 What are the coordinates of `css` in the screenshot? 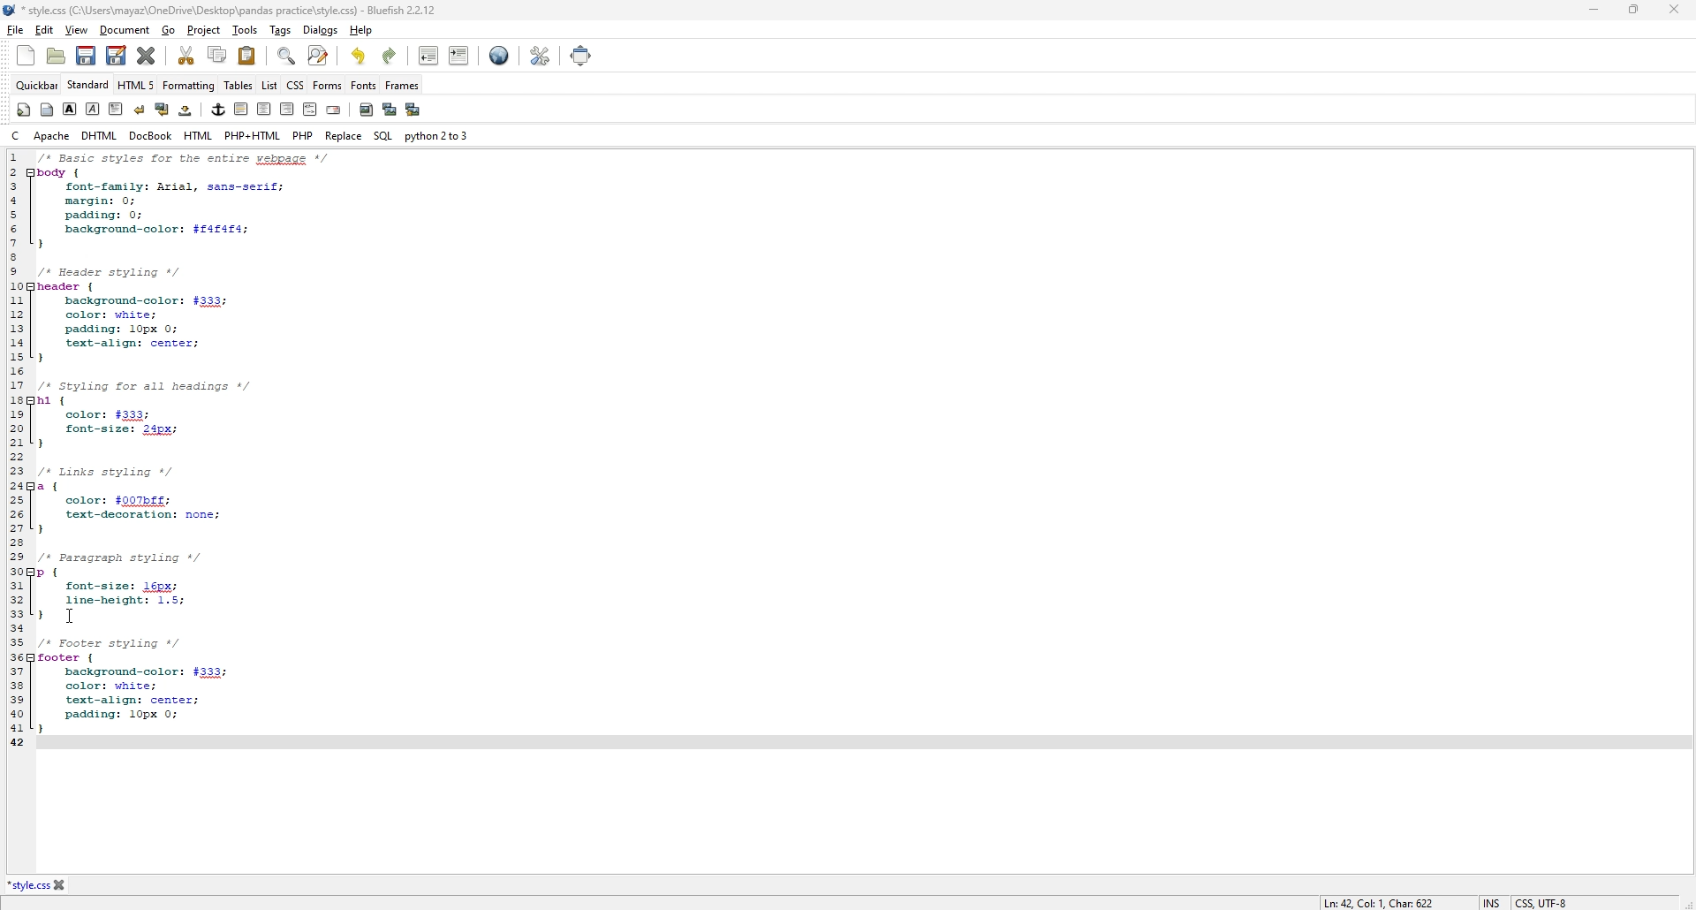 It's located at (297, 85).